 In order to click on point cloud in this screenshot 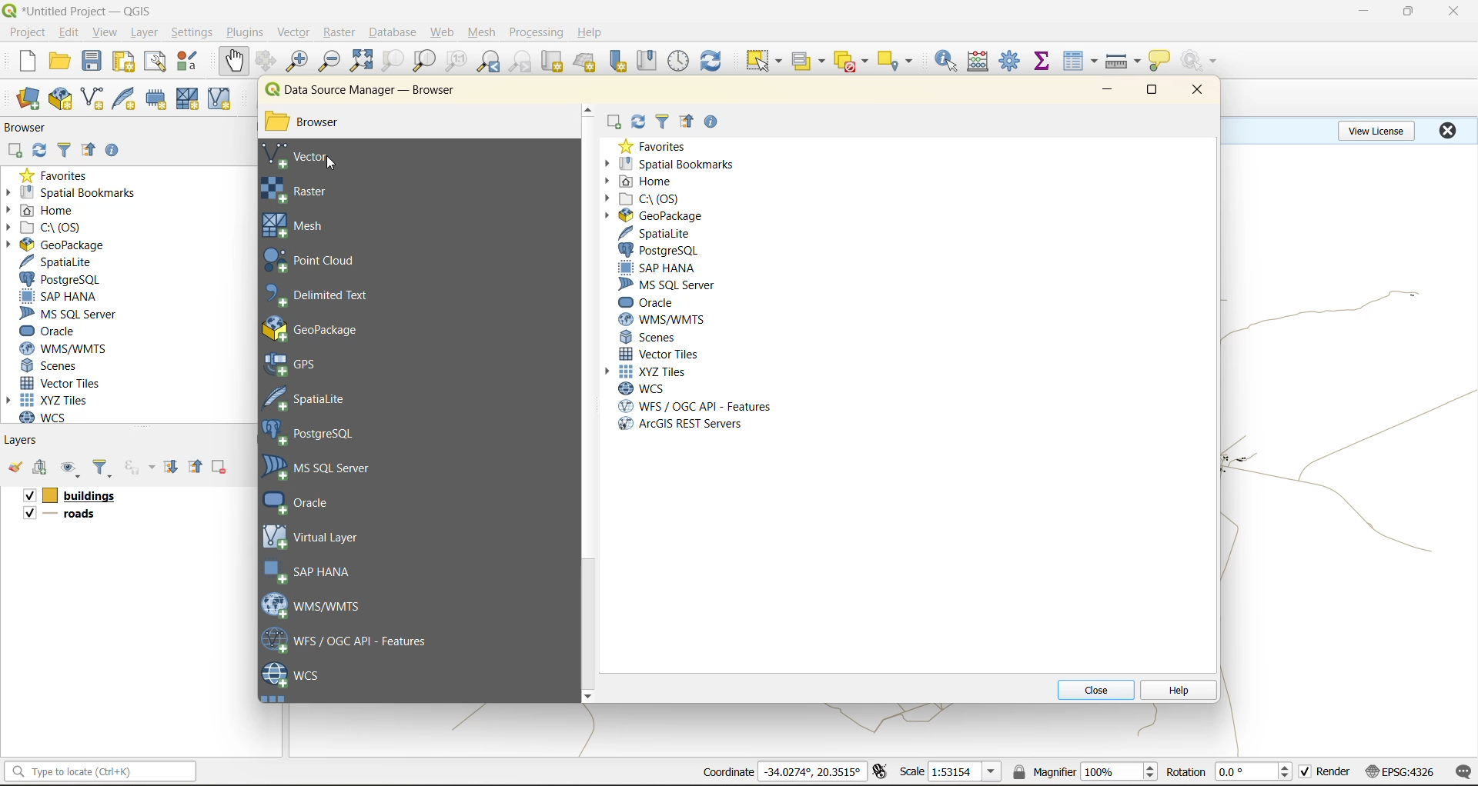, I will do `click(319, 261)`.